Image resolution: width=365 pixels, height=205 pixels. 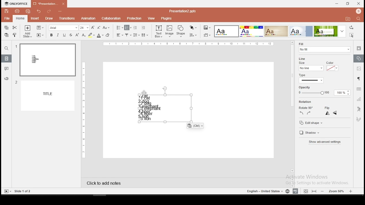 What do you see at coordinates (64, 35) in the screenshot?
I see `underline` at bounding box center [64, 35].